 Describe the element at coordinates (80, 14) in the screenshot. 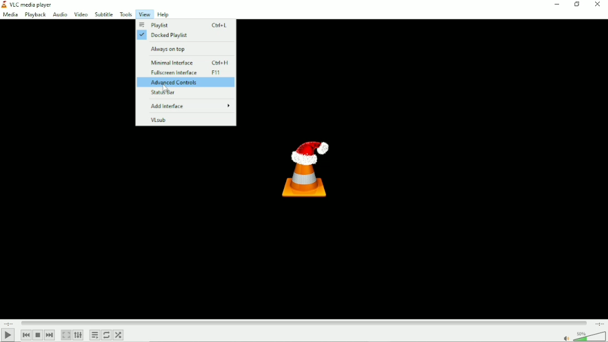

I see `Video` at that location.